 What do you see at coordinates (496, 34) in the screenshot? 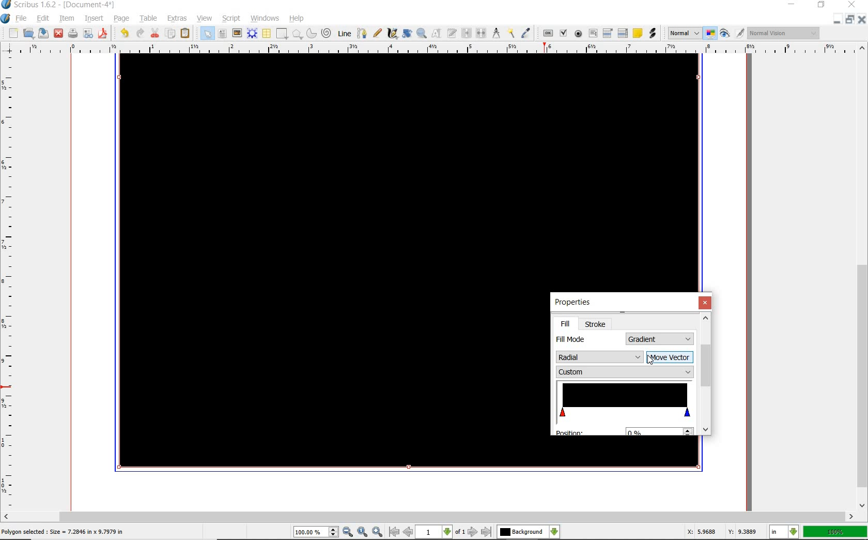
I see `measurements` at bounding box center [496, 34].